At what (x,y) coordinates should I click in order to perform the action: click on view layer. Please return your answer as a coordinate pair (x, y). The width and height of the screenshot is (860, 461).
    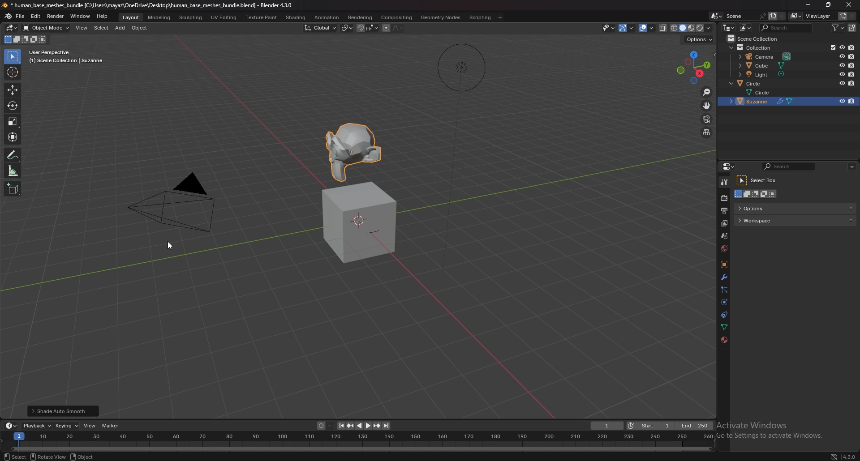
    Looking at the image, I should click on (724, 224).